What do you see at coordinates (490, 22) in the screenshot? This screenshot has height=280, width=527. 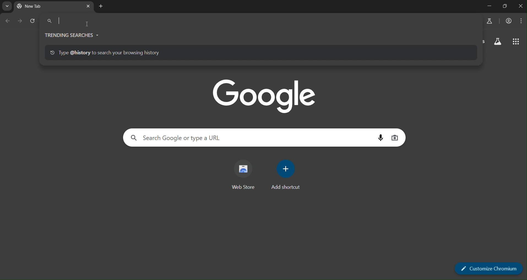 I see `search labs` at bounding box center [490, 22].